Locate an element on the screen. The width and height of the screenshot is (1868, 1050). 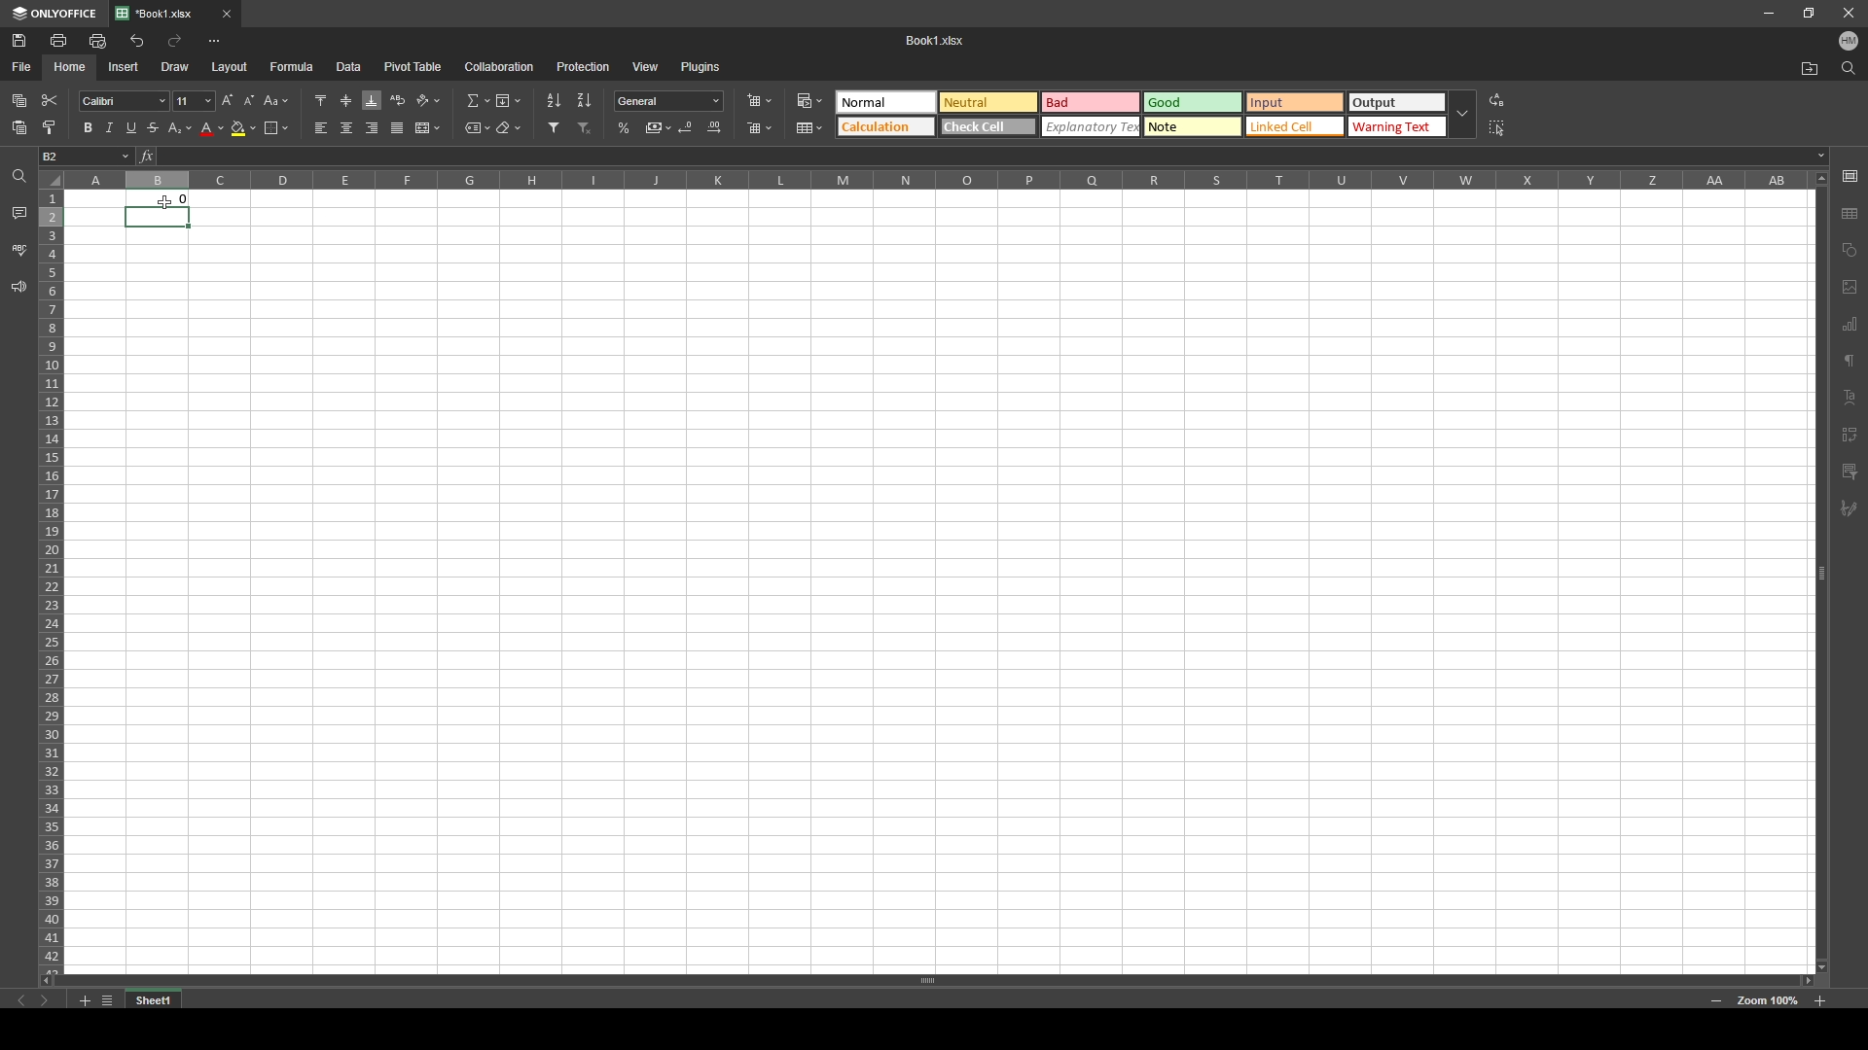
zoom out is located at coordinates (1716, 1000).